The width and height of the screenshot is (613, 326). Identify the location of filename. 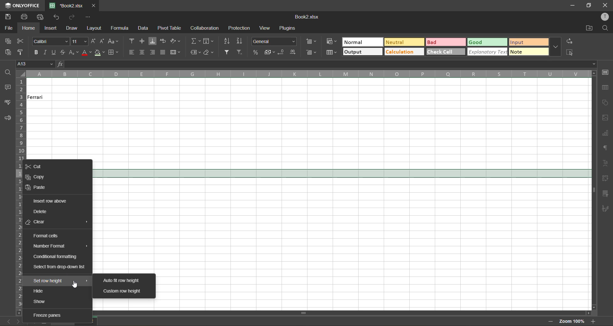
(308, 17).